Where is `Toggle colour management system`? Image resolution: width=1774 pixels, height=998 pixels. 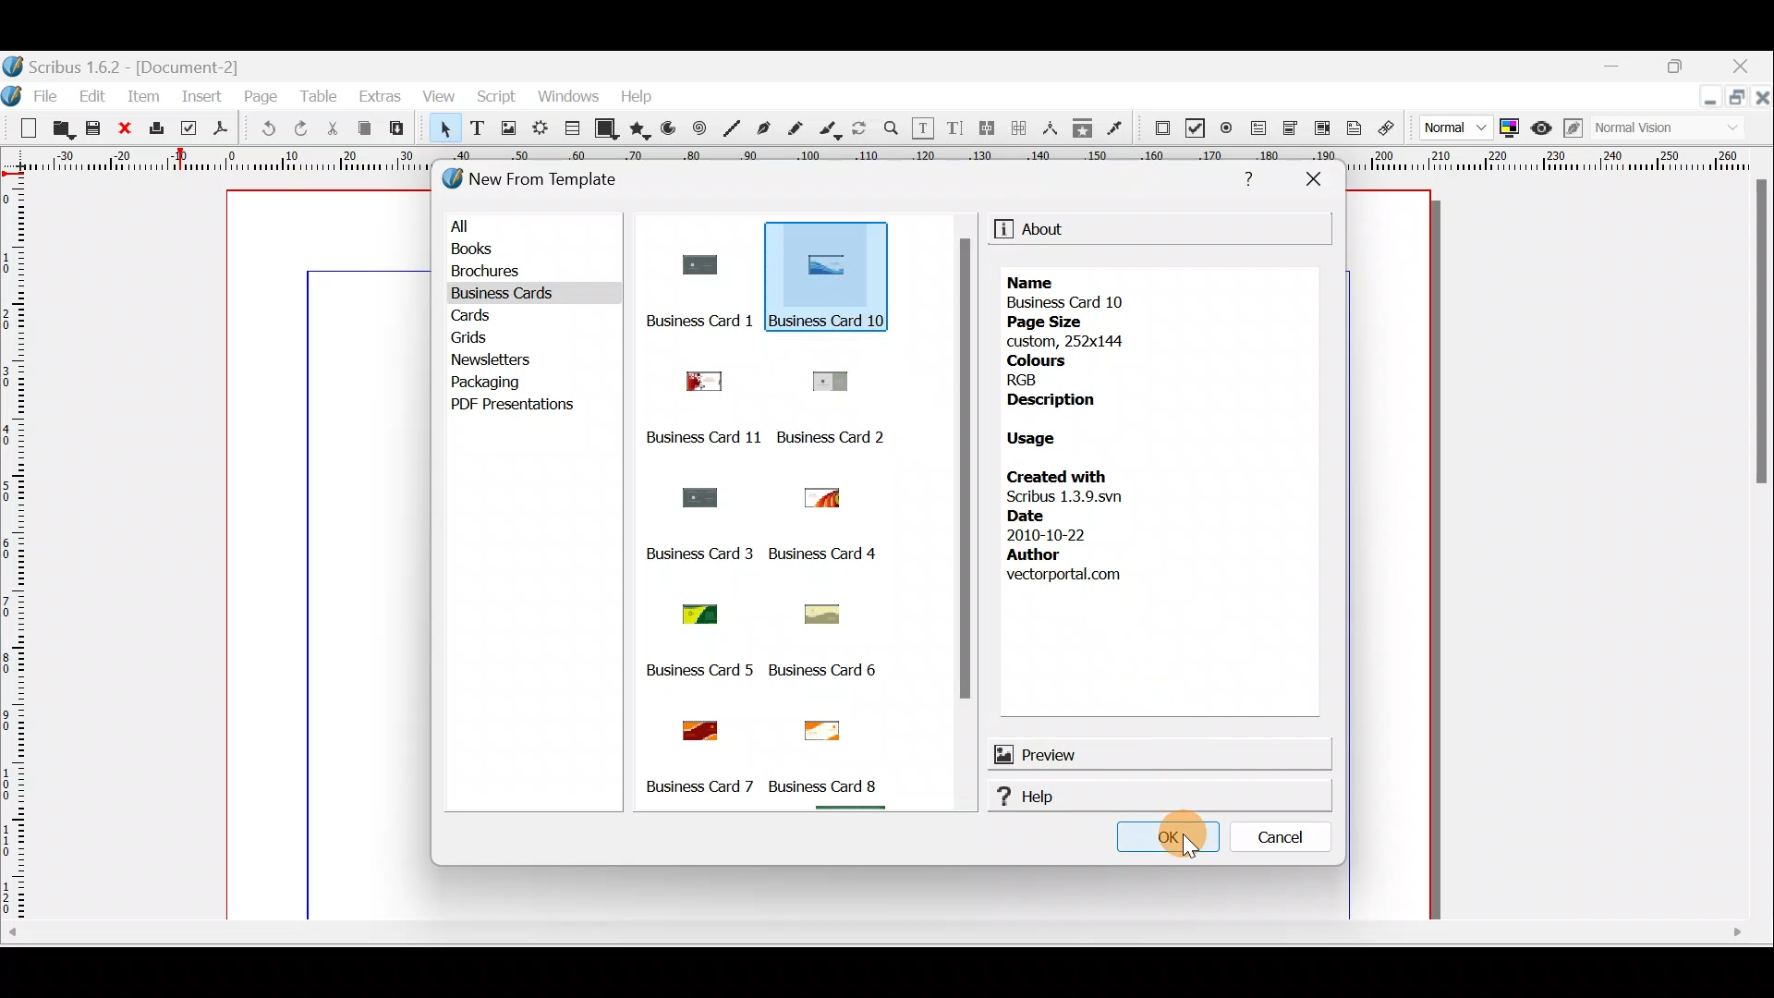 Toggle colour management system is located at coordinates (1511, 127).